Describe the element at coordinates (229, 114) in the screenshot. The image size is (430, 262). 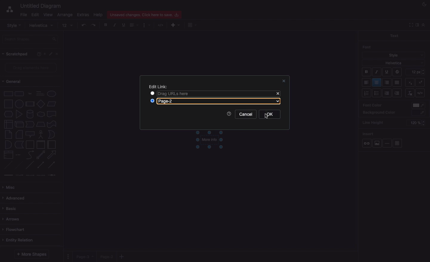
I see `Help` at that location.